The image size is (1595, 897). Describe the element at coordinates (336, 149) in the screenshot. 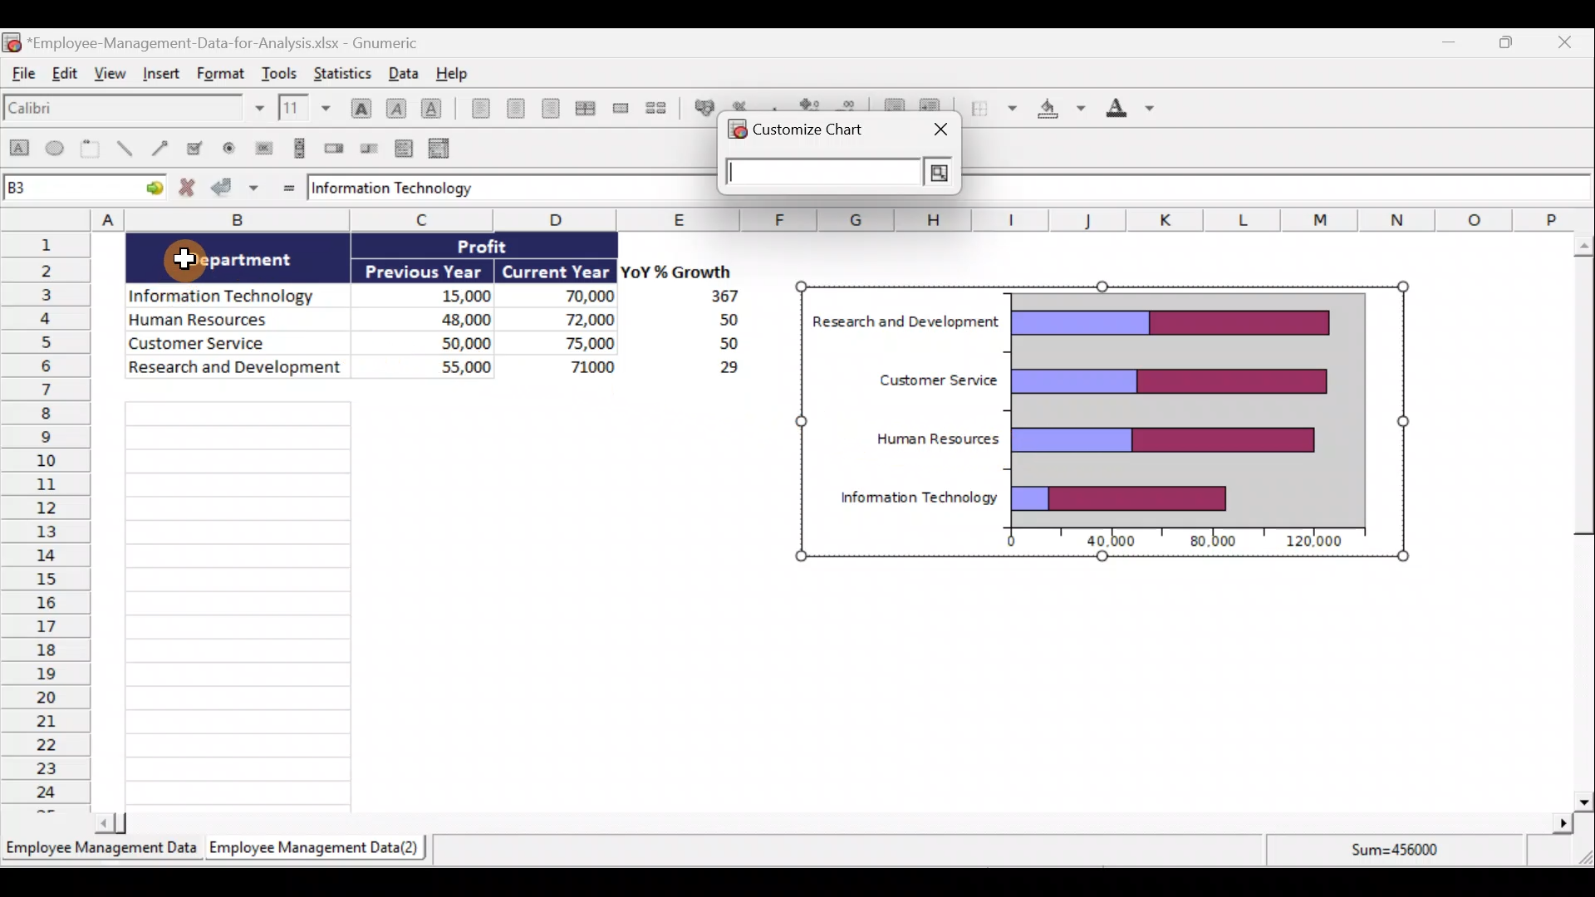

I see `Create a spin button` at that location.